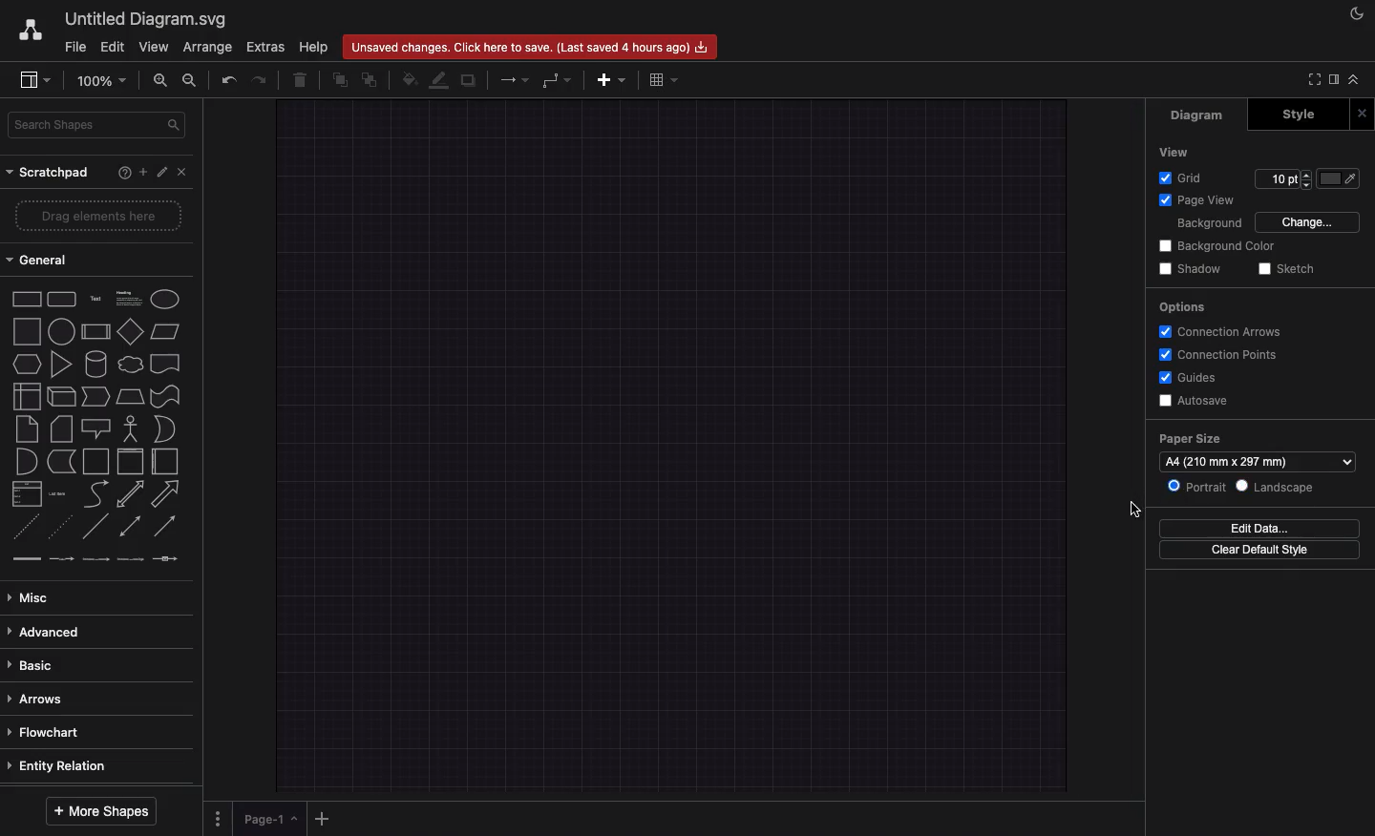 This screenshot has width=1375, height=836. What do you see at coordinates (29, 32) in the screenshot?
I see `Draw.io` at bounding box center [29, 32].